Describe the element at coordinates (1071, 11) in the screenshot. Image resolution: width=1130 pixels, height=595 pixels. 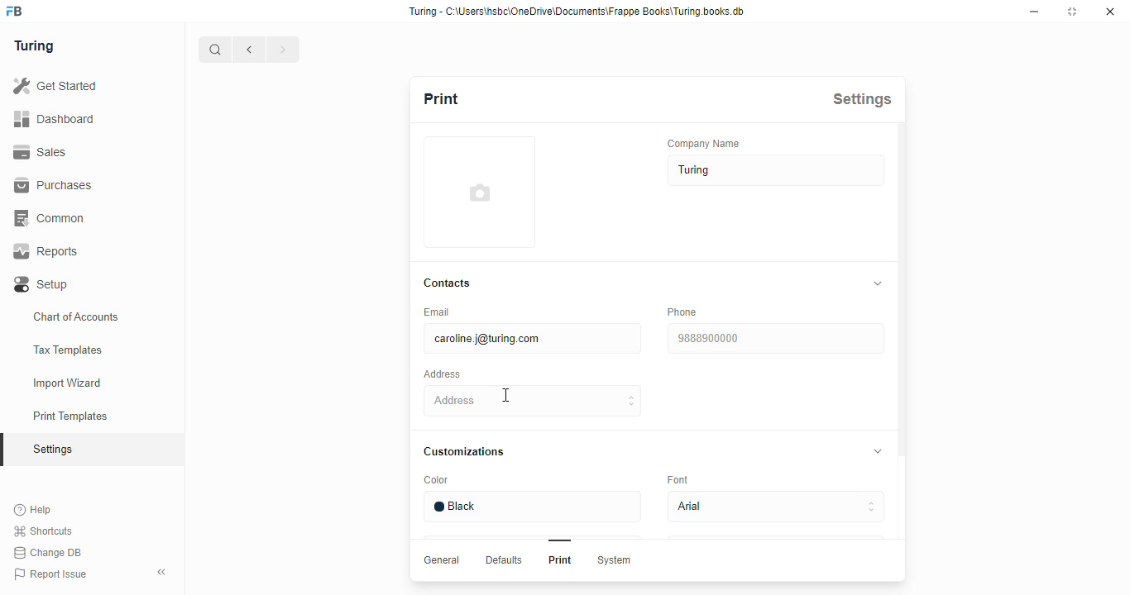
I see `toggle maximize` at that location.